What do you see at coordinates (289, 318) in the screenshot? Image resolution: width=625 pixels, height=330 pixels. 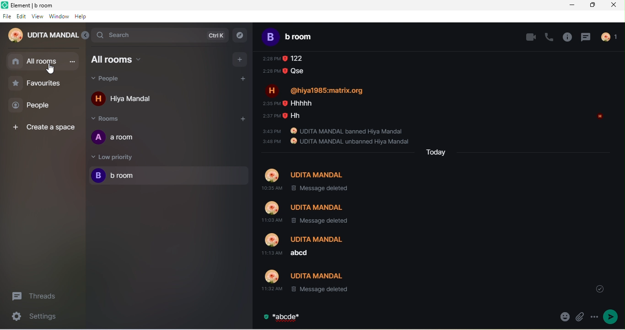 I see `italicized text` at bounding box center [289, 318].